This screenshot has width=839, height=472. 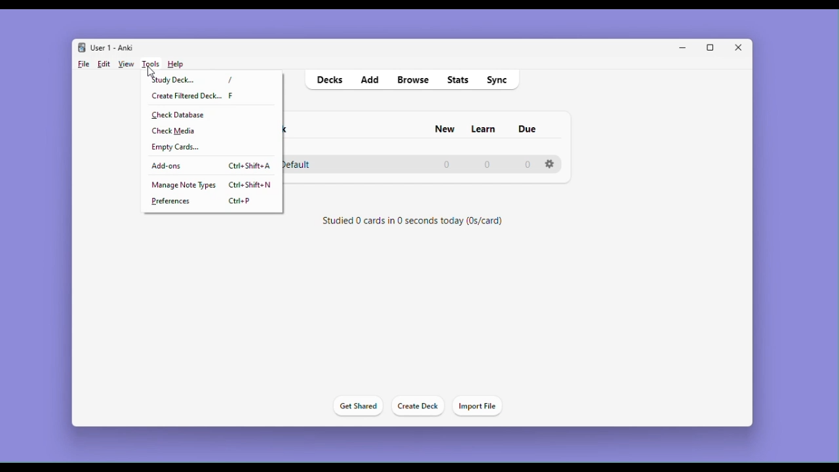 I want to click on Add-ons, so click(x=167, y=167).